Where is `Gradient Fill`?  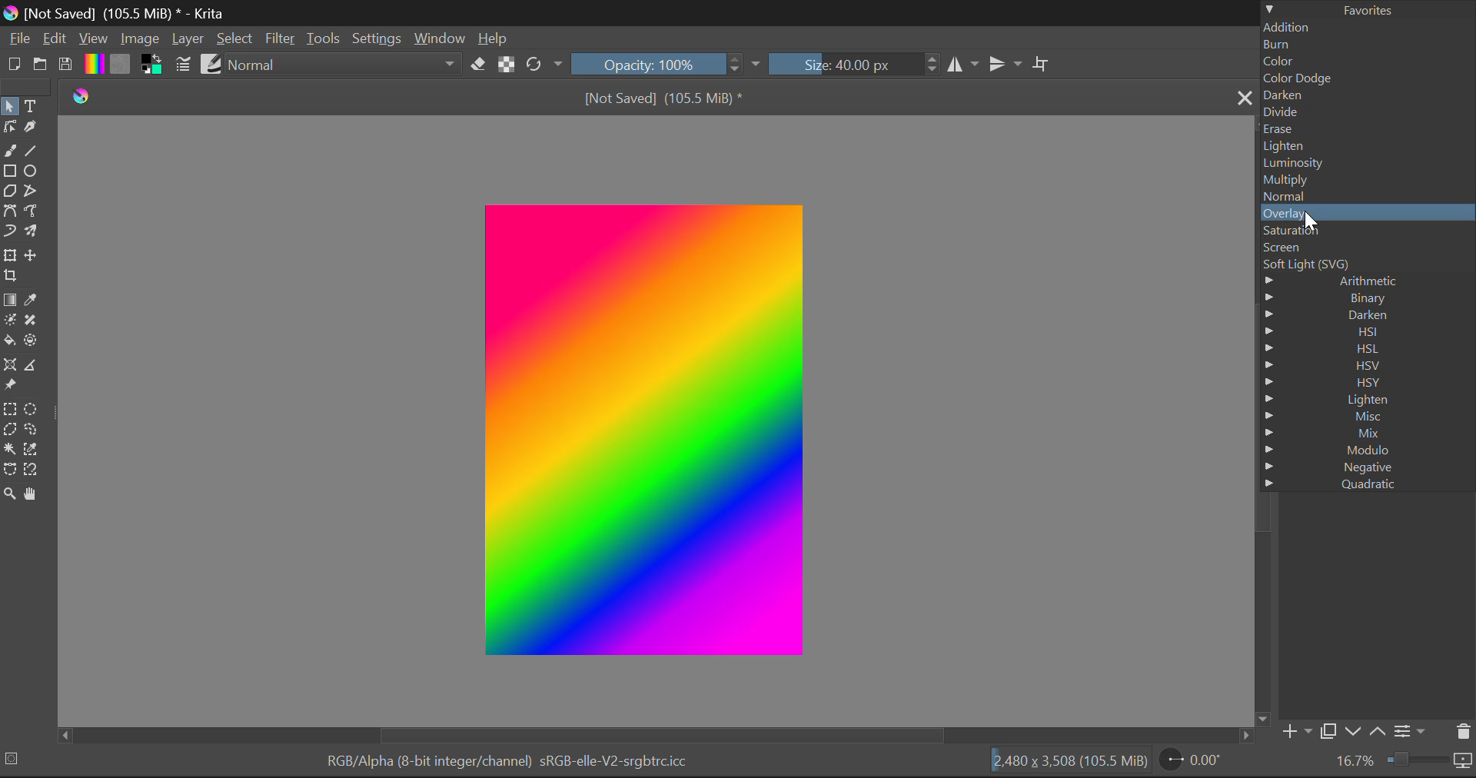 Gradient Fill is located at coordinates (11, 300).